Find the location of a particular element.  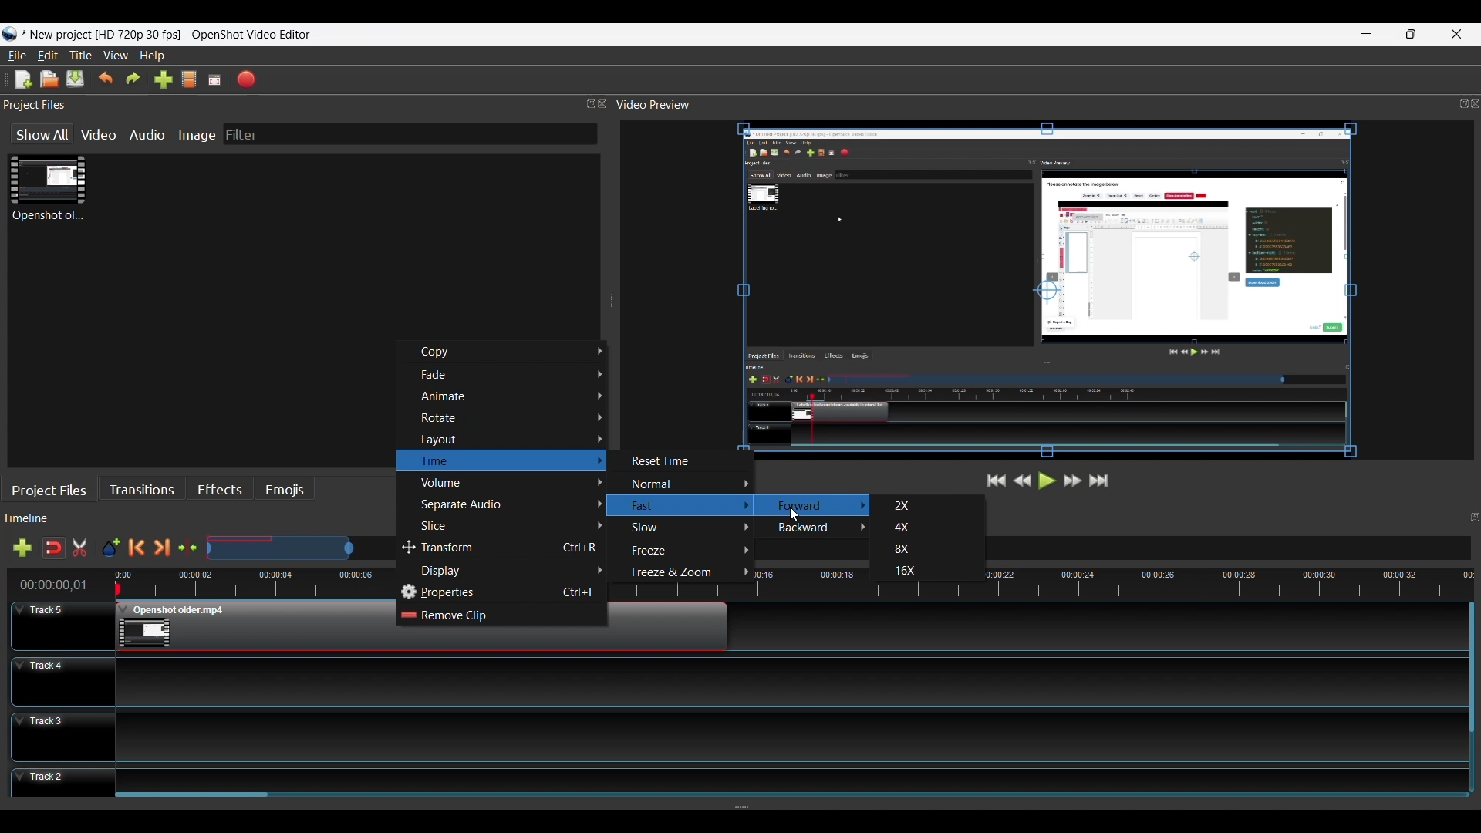

Project Name is located at coordinates (104, 35).